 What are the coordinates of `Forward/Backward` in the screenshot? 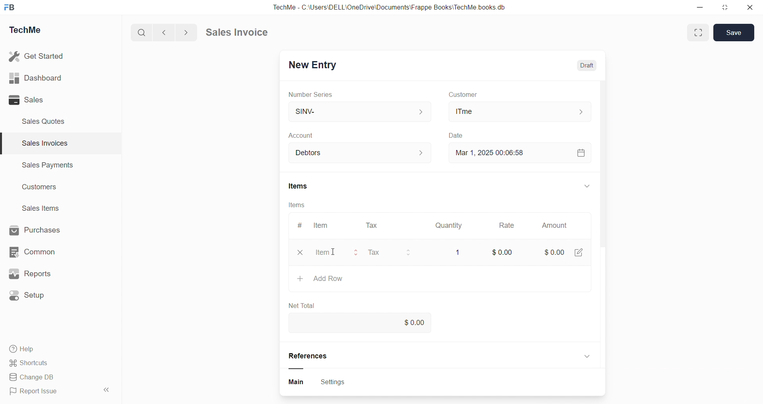 It's located at (176, 32).